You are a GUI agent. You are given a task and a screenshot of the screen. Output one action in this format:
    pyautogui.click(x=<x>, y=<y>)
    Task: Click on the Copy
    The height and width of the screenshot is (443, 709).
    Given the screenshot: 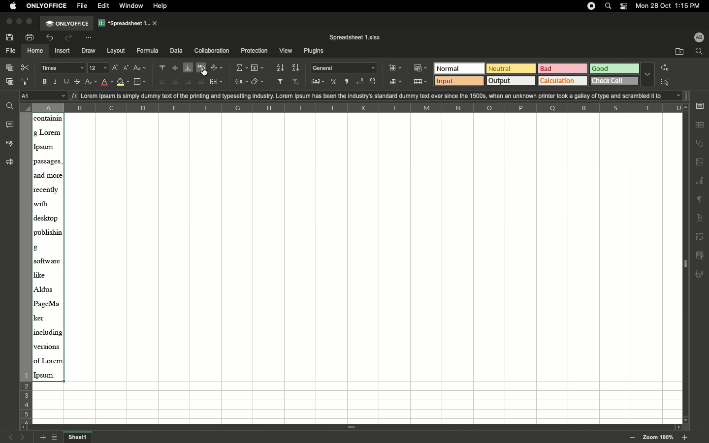 What is the action you would take?
    pyautogui.click(x=11, y=67)
    